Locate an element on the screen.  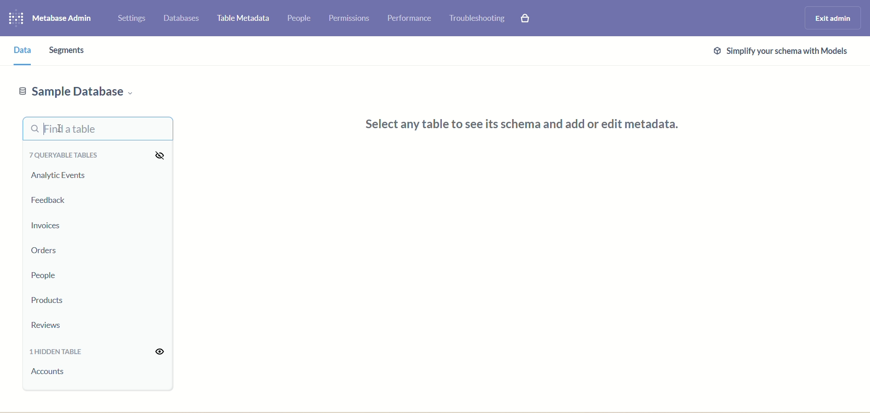
paid features is located at coordinates (526, 21).